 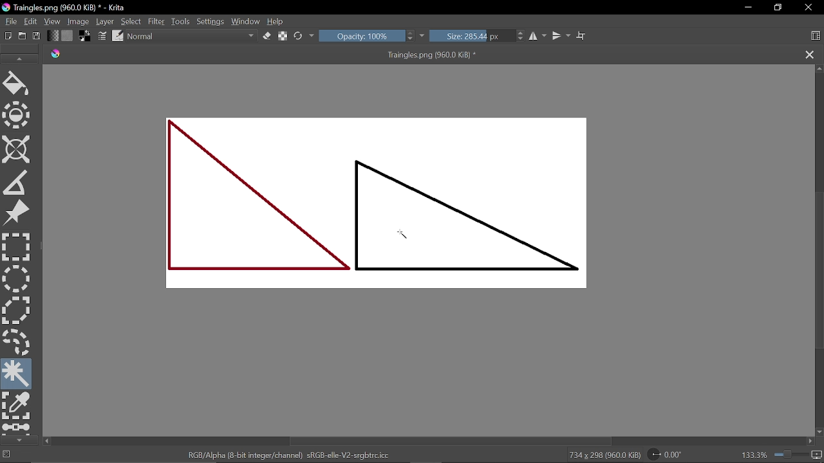 I want to click on logo, so click(x=56, y=55).